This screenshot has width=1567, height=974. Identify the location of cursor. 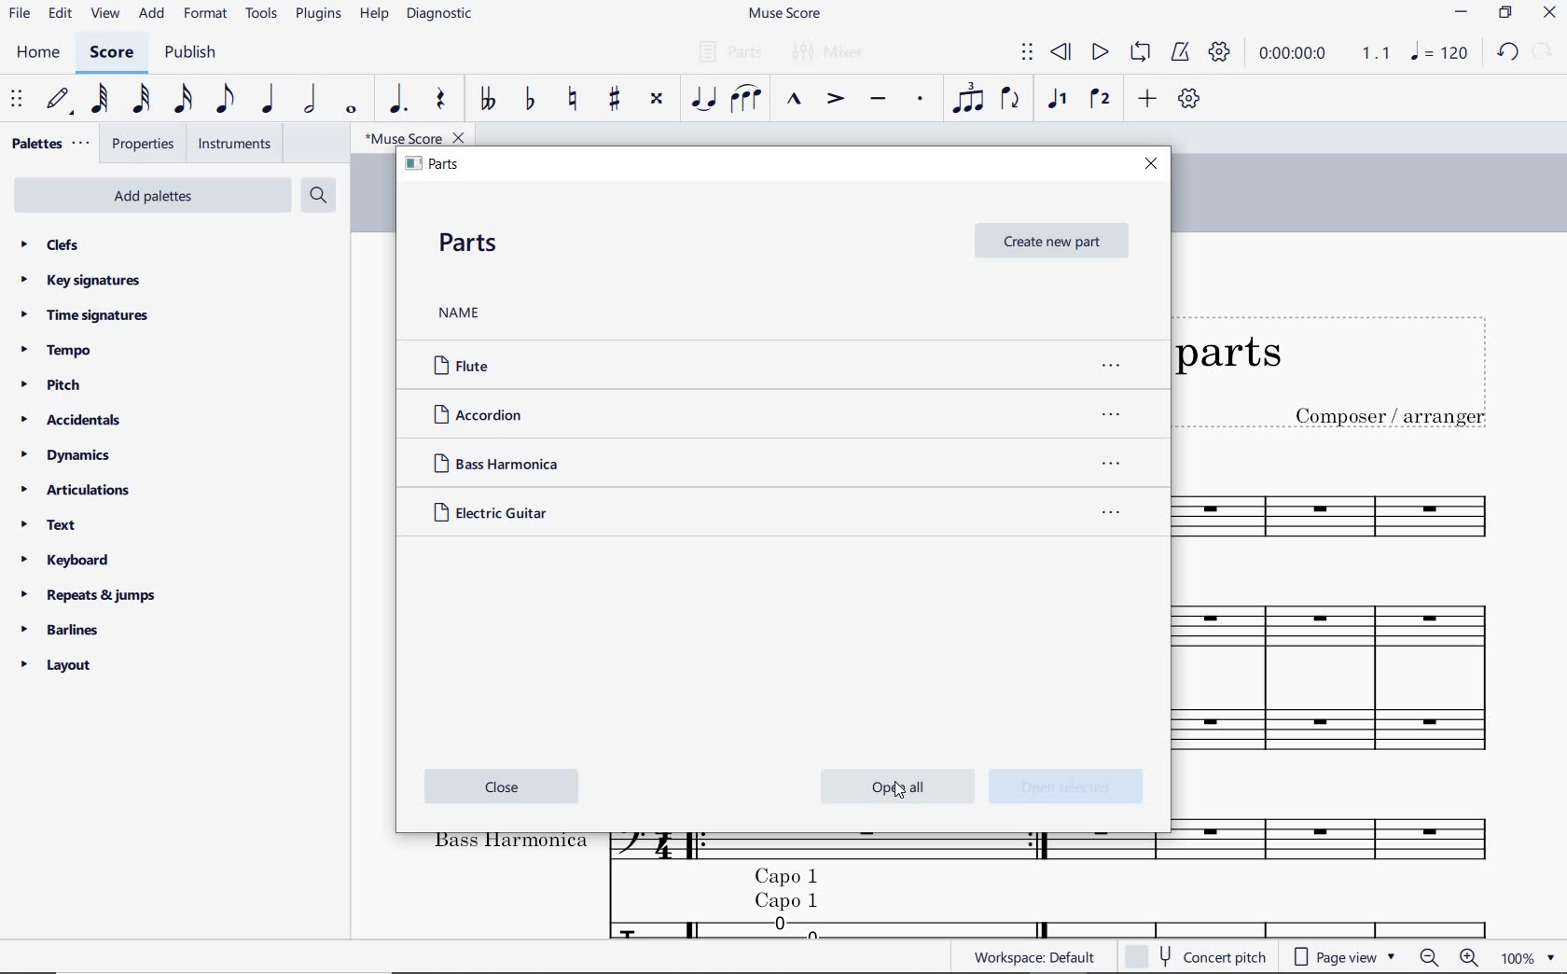
(896, 789).